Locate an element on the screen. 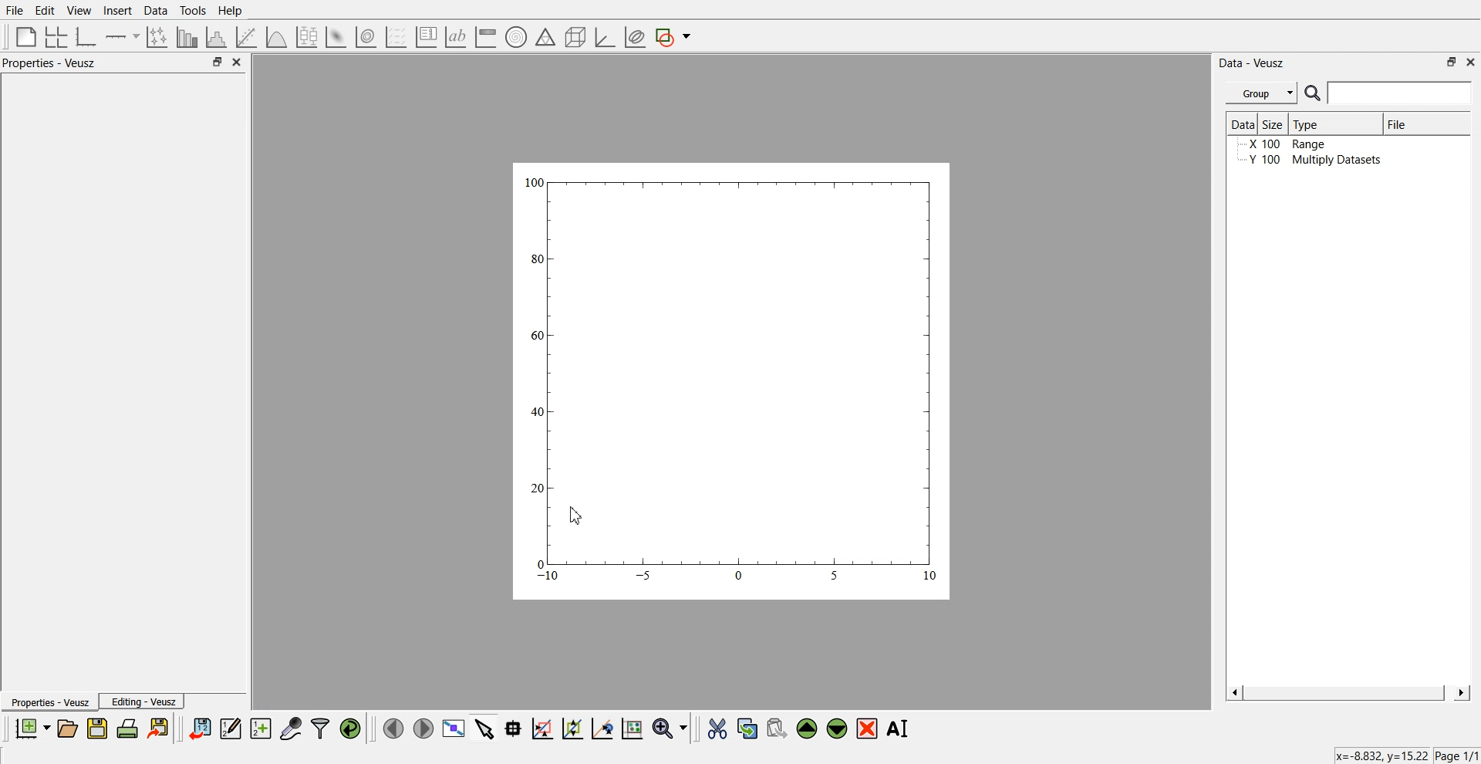 This screenshot has width=1481, height=764. move  the selected widgets down is located at coordinates (837, 727).